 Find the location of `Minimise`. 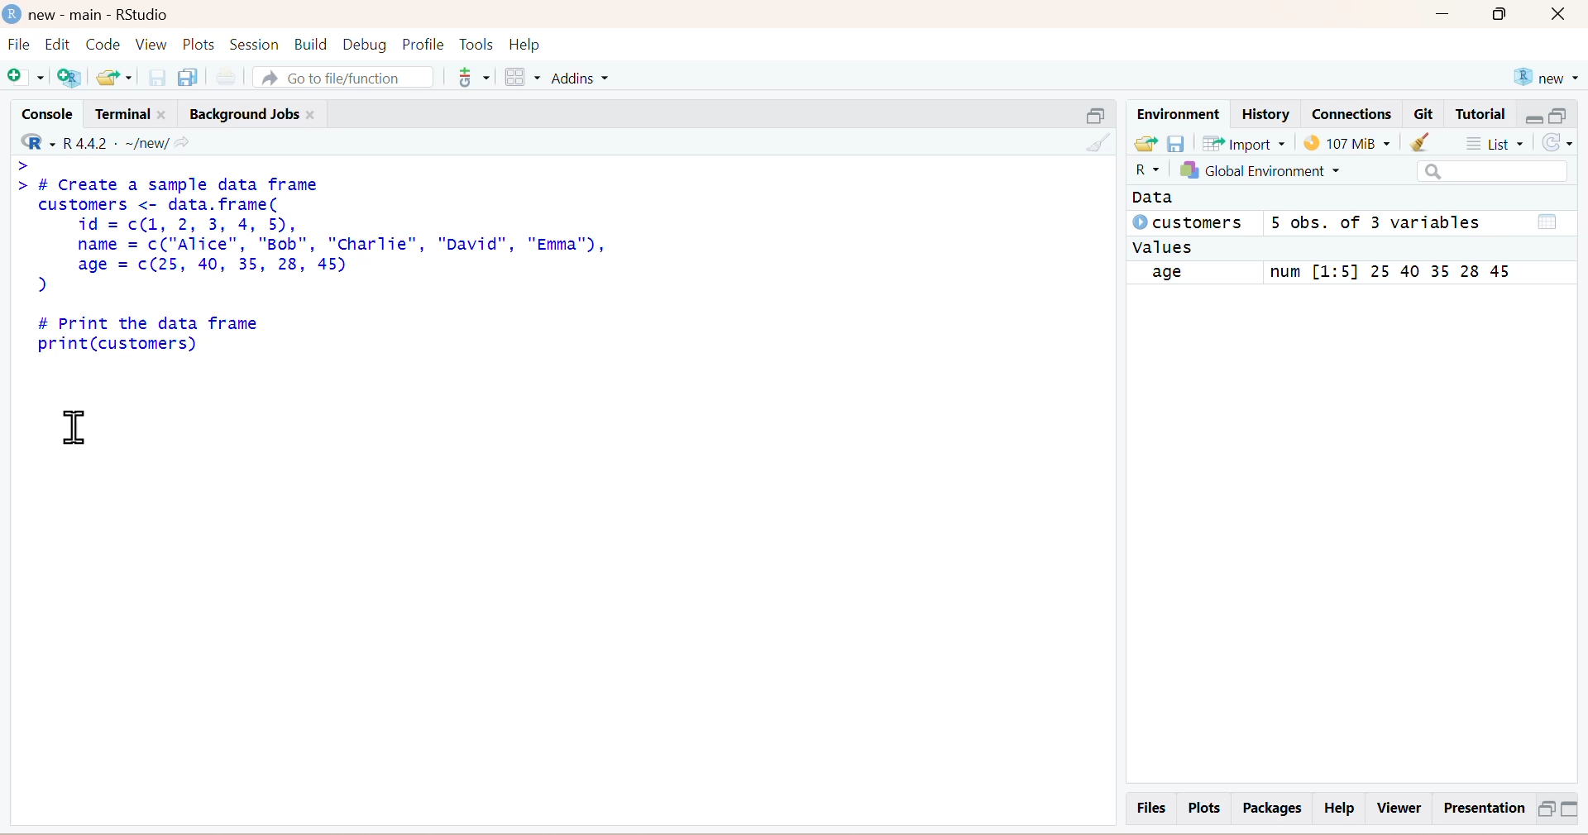

Minimise is located at coordinates (1090, 113).